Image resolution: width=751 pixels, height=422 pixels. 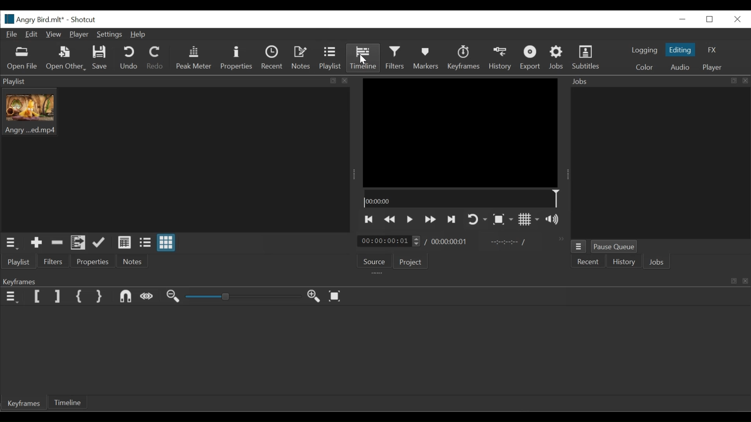 What do you see at coordinates (155, 57) in the screenshot?
I see `Redo` at bounding box center [155, 57].